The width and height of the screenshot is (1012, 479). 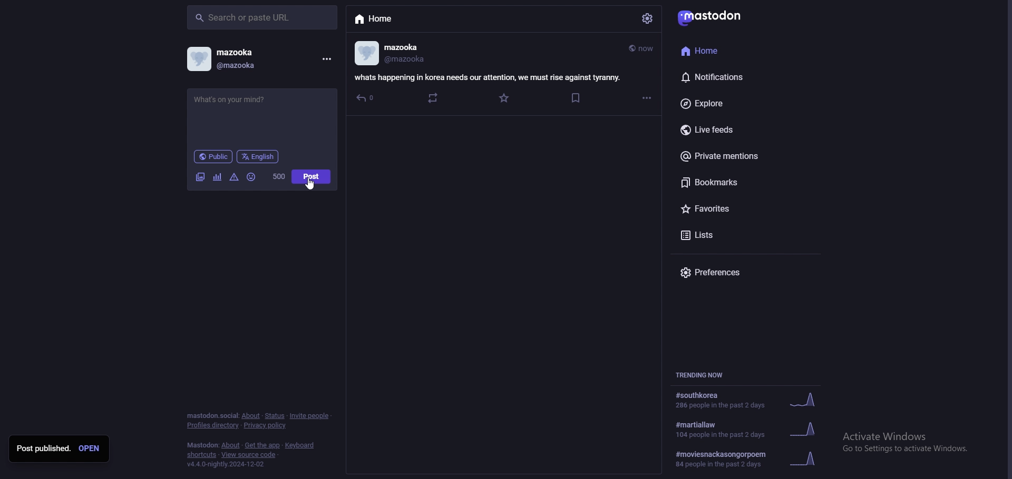 What do you see at coordinates (279, 176) in the screenshot?
I see `word limit` at bounding box center [279, 176].